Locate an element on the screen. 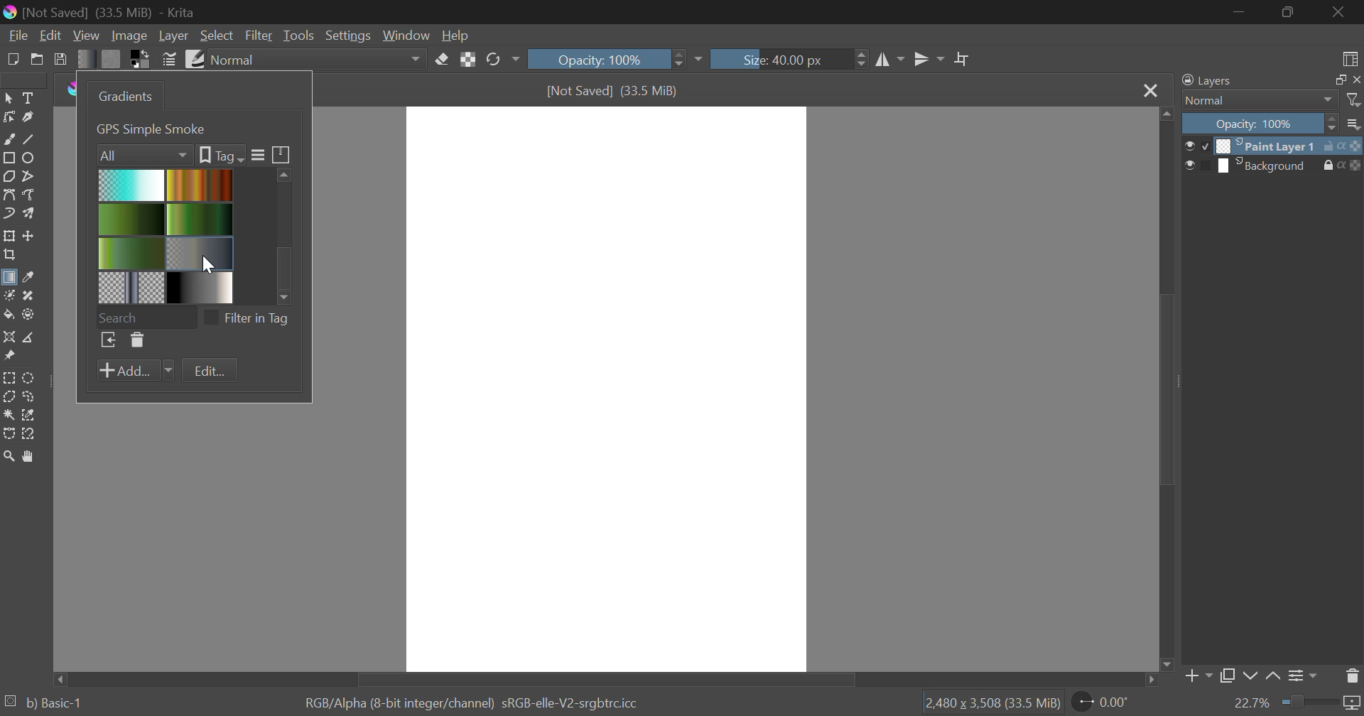  Window is located at coordinates (405, 36).